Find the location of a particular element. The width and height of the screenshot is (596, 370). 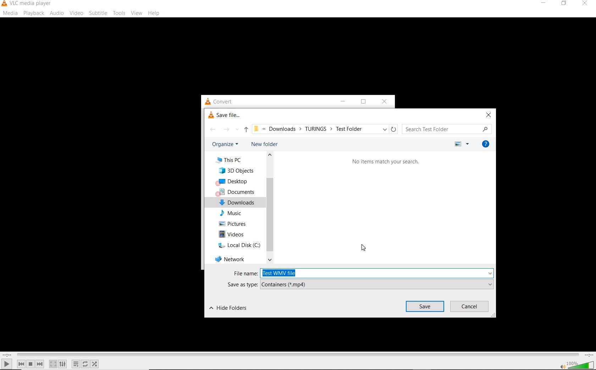

subtitle is located at coordinates (98, 13).